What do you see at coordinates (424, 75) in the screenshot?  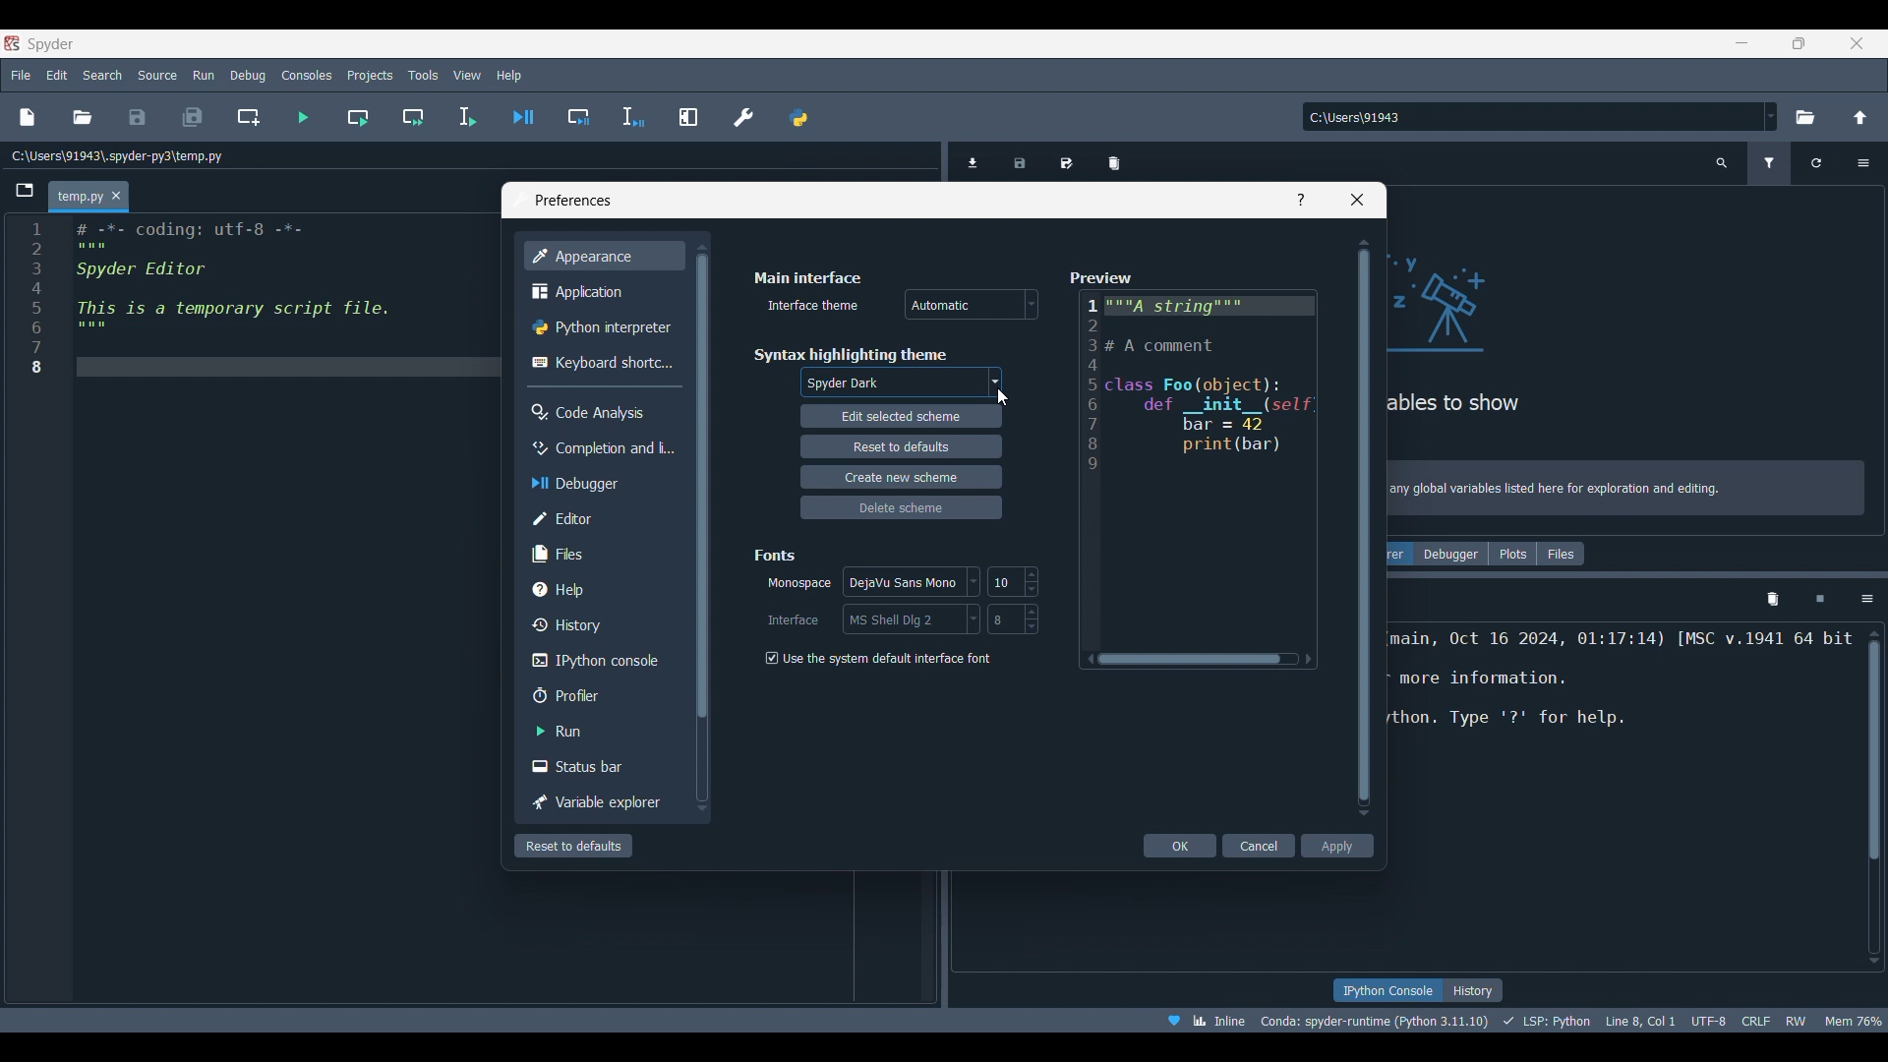 I see `Tools menu` at bounding box center [424, 75].